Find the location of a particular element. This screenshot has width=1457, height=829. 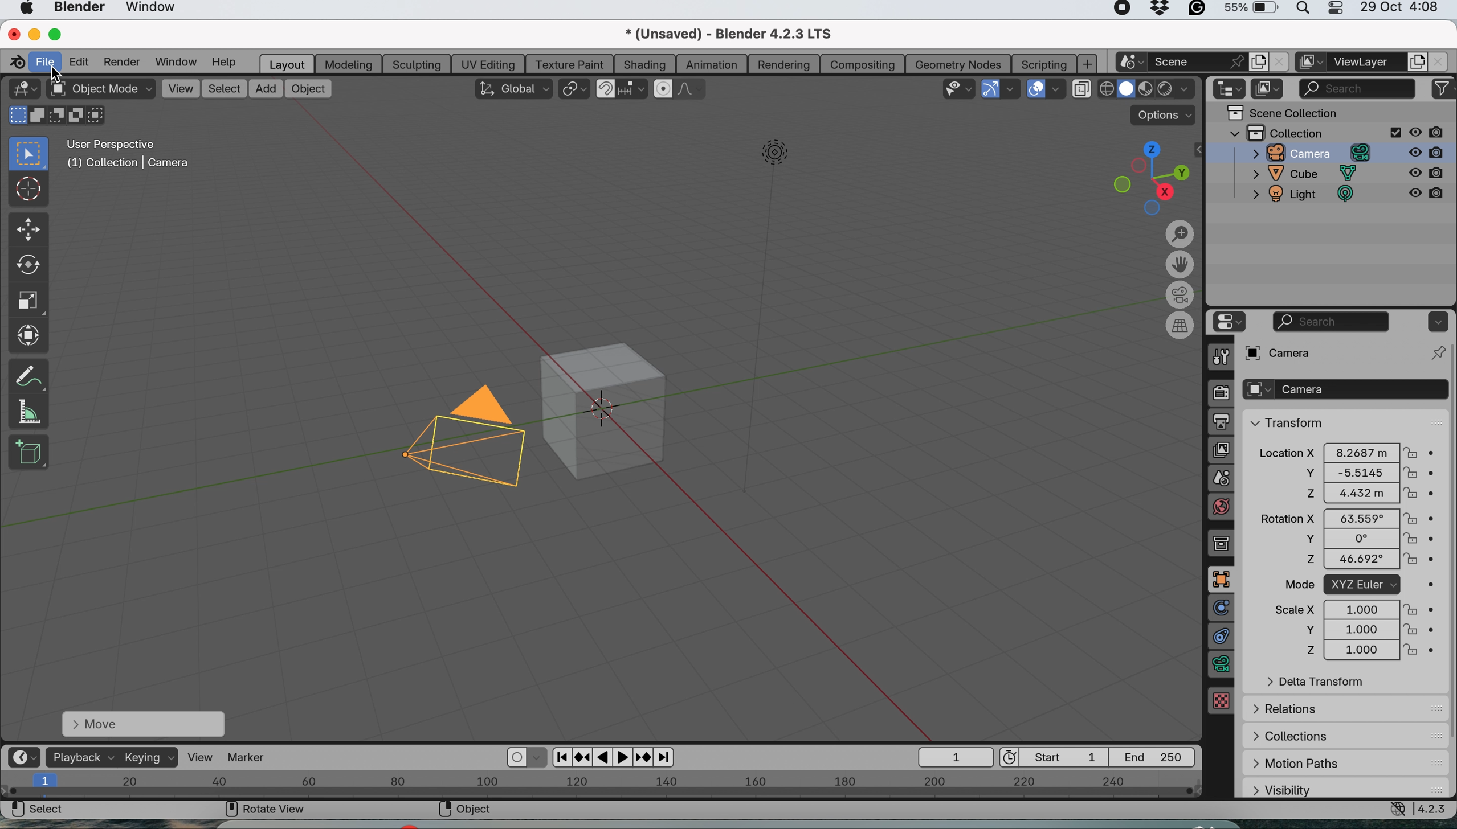

move is located at coordinates (138, 723).